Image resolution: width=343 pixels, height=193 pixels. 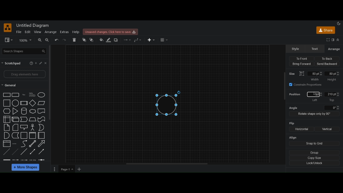 I want to click on curve up arrow, so click(x=42, y=144).